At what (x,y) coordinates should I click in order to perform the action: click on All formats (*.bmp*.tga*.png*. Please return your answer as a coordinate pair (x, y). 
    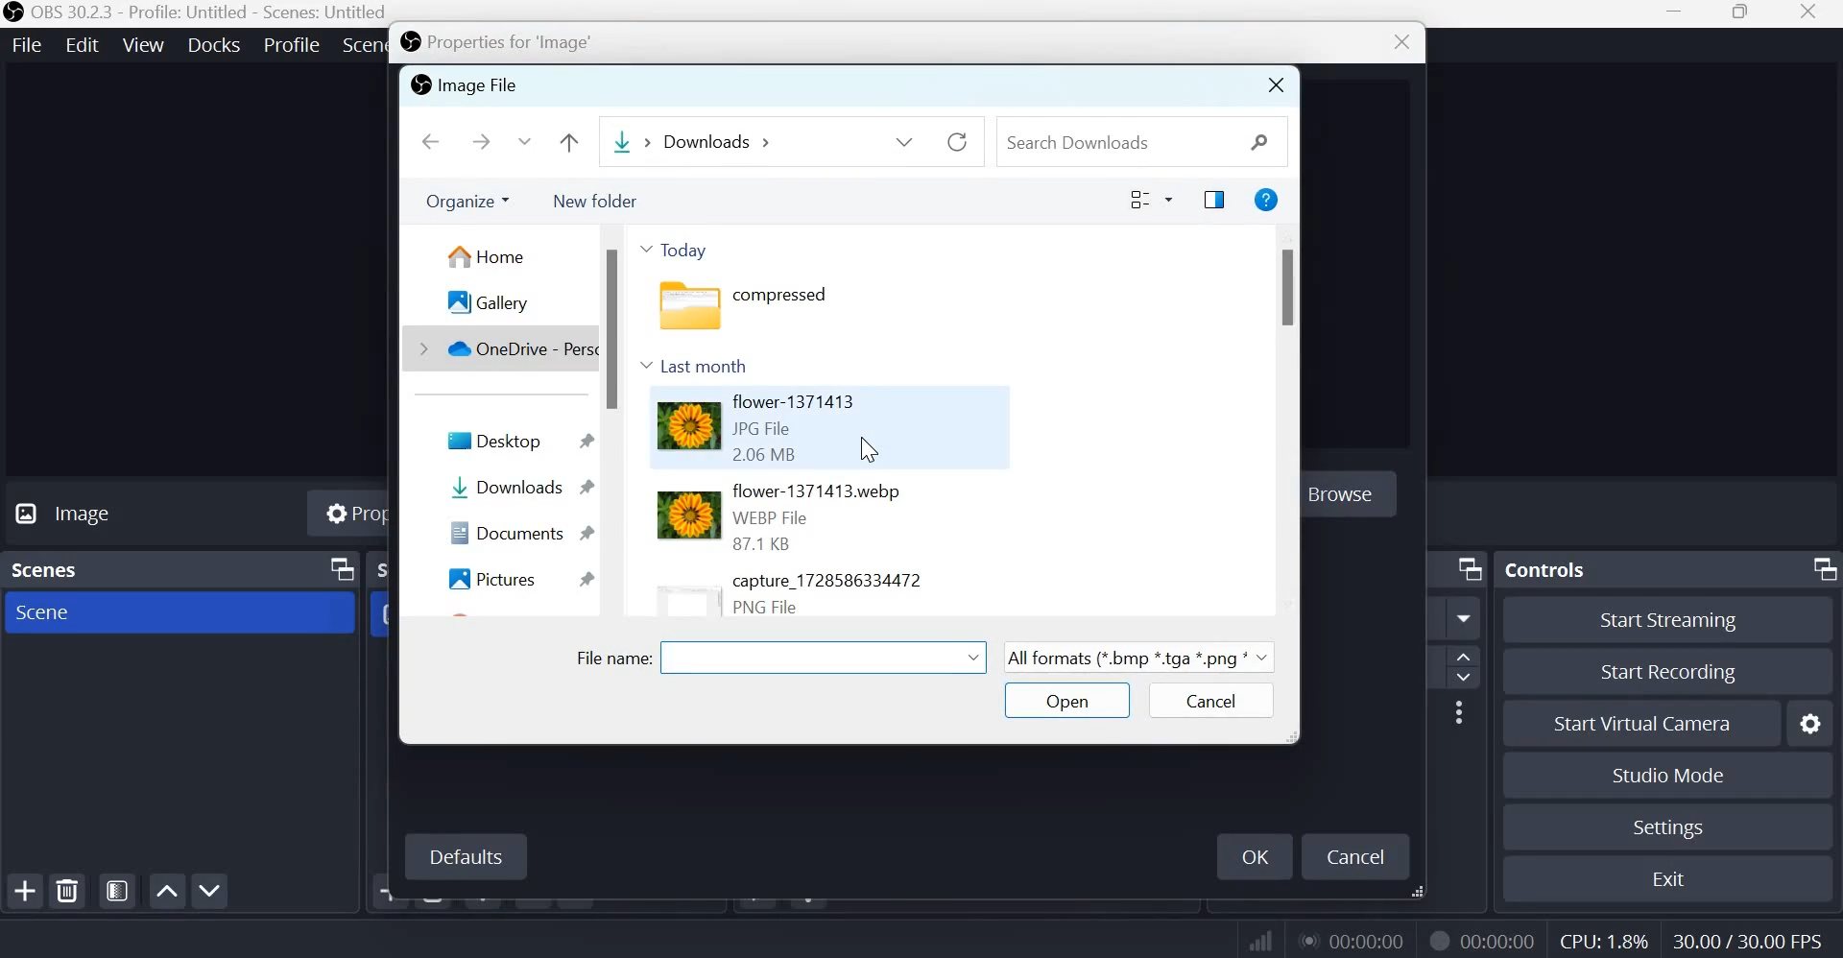
    Looking at the image, I should click on (1136, 655).